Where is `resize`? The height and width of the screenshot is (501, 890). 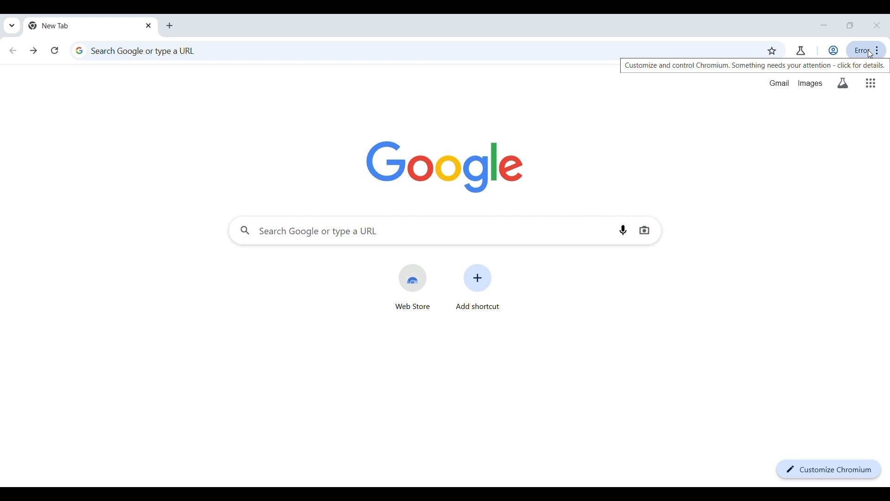
resize is located at coordinates (850, 25).